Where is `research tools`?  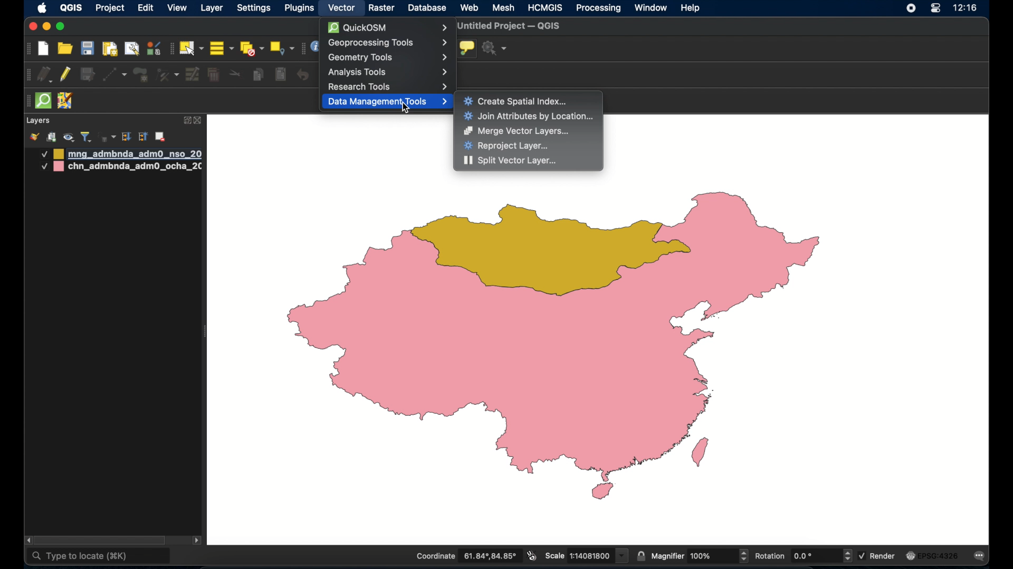
research tools is located at coordinates (389, 86).